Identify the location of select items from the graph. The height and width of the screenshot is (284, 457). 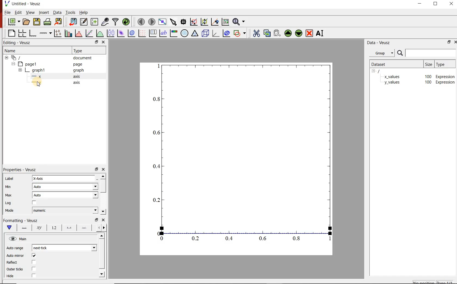
(174, 22).